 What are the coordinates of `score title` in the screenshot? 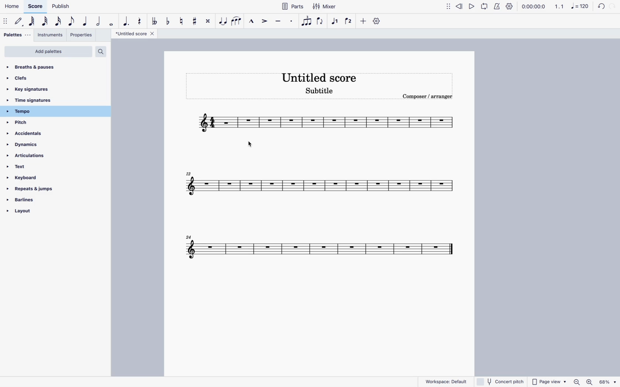 It's located at (134, 34).